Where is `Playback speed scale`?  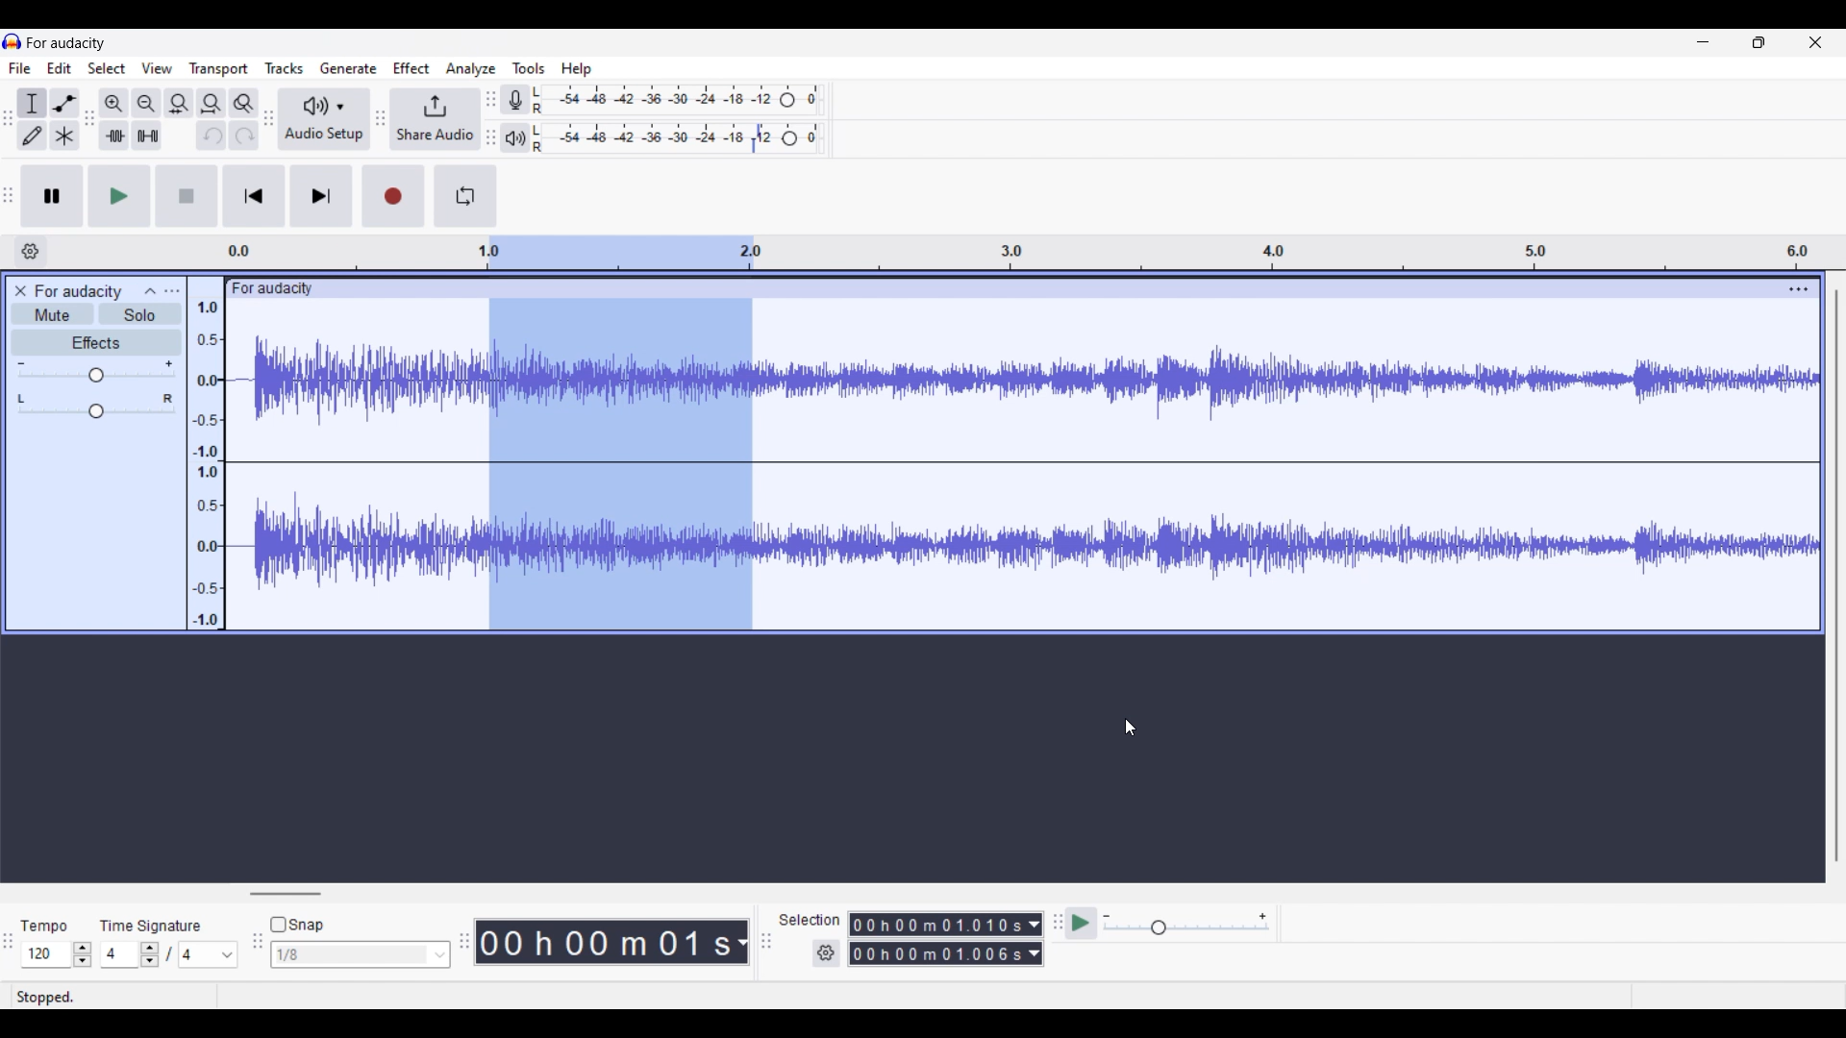 Playback speed scale is located at coordinates (1185, 924).